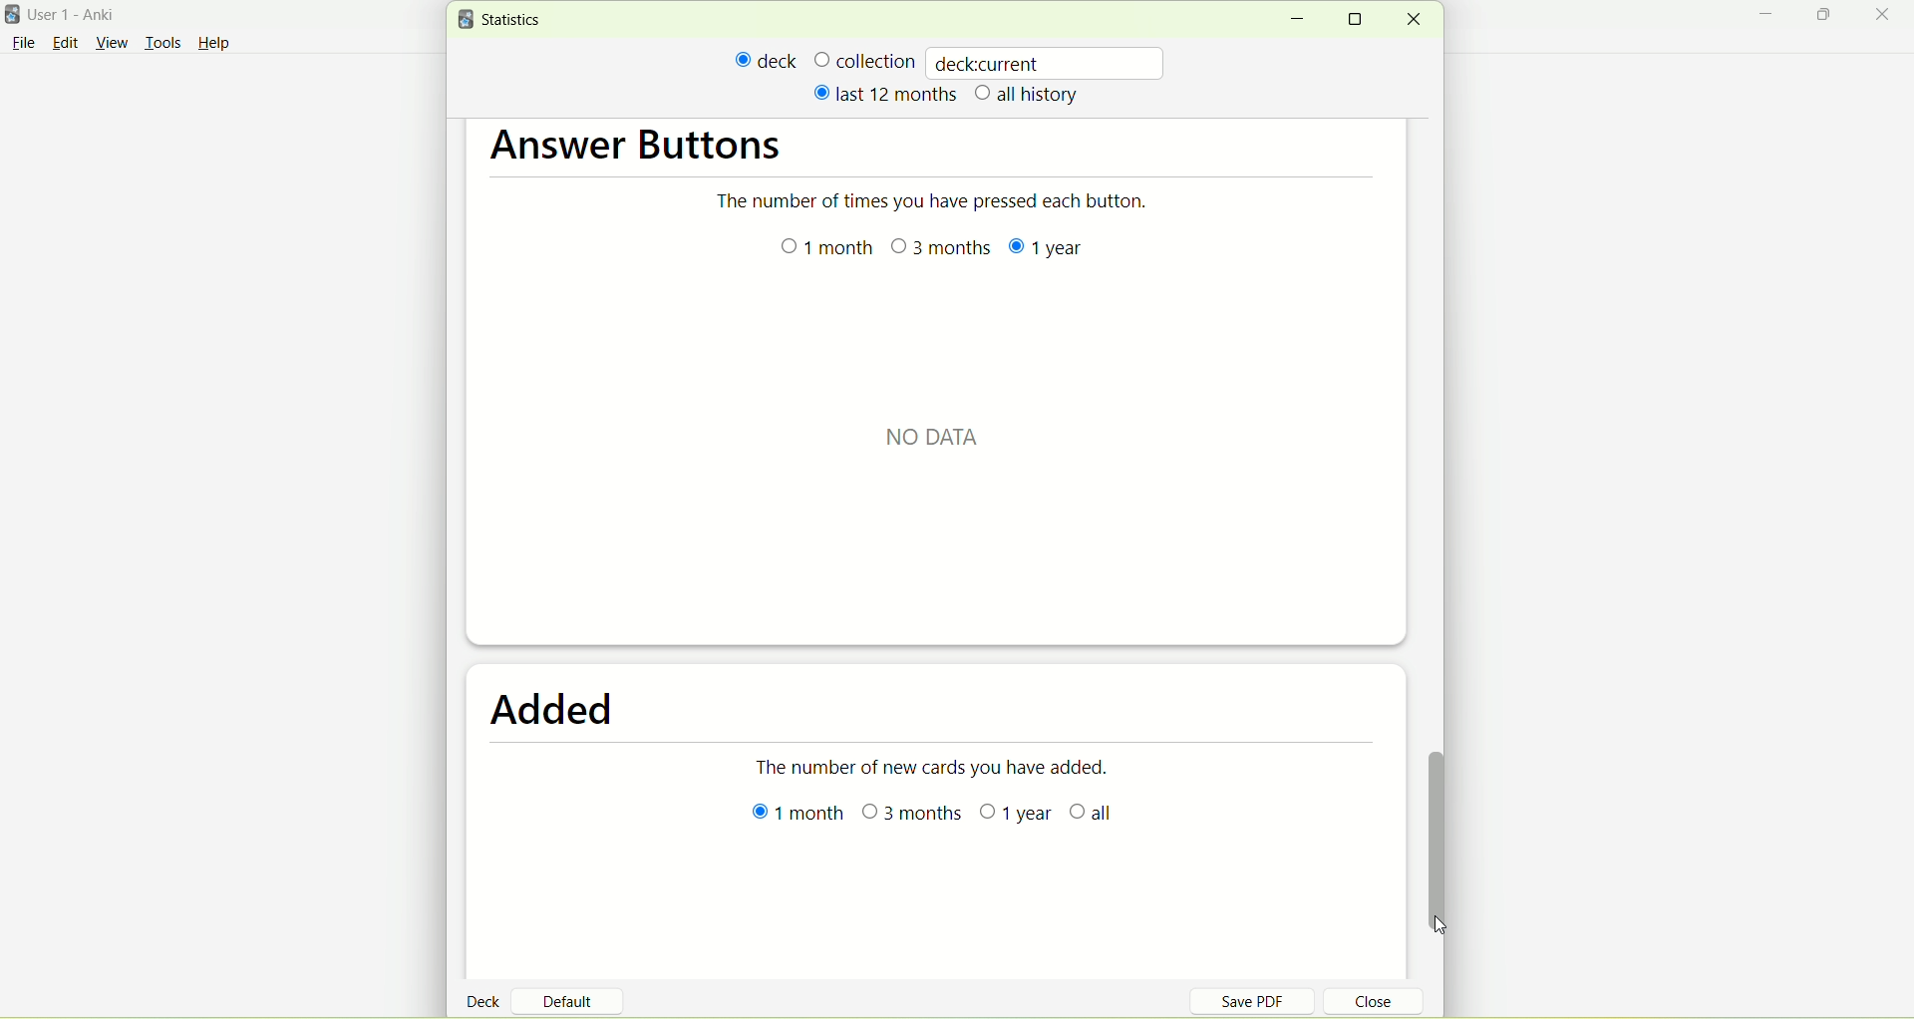 The width and height of the screenshot is (1914, 1019). Describe the element at coordinates (214, 46) in the screenshot. I see `Help` at that location.